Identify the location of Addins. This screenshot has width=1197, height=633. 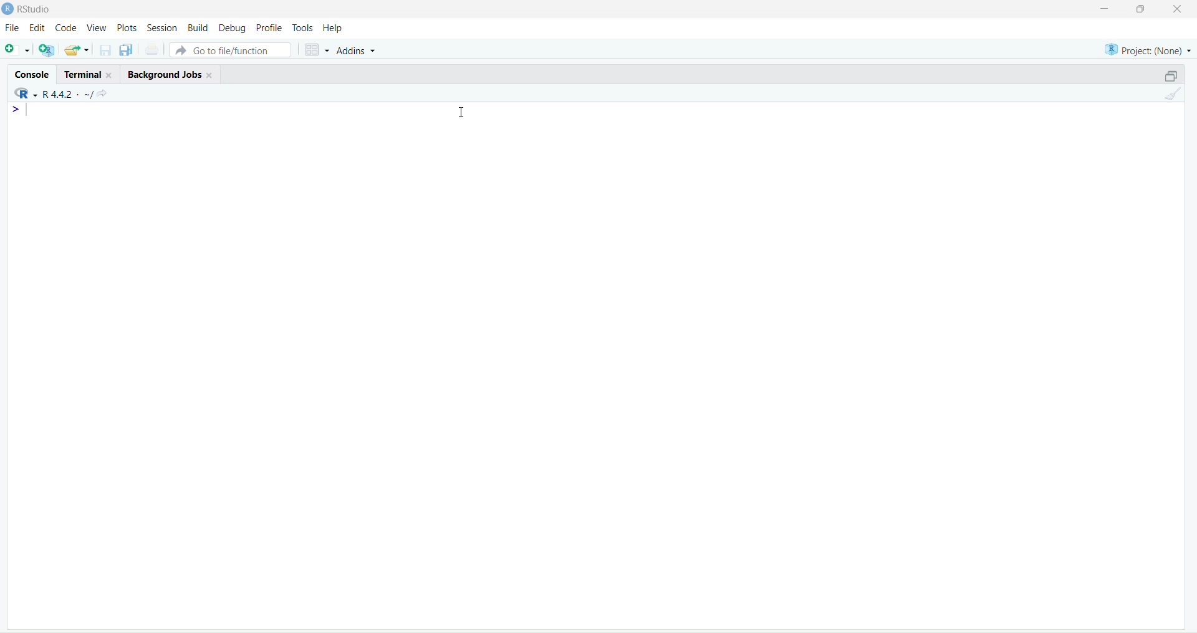
(357, 51).